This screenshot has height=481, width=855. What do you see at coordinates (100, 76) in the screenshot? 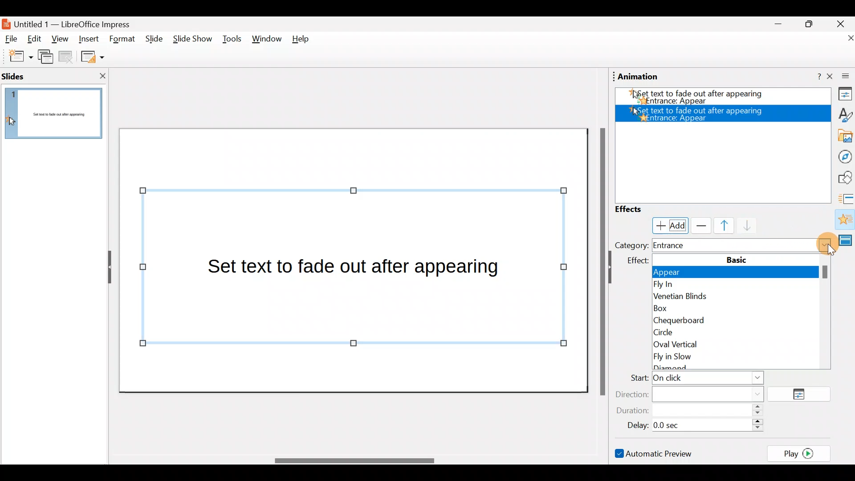
I see `Close slide pane` at bounding box center [100, 76].